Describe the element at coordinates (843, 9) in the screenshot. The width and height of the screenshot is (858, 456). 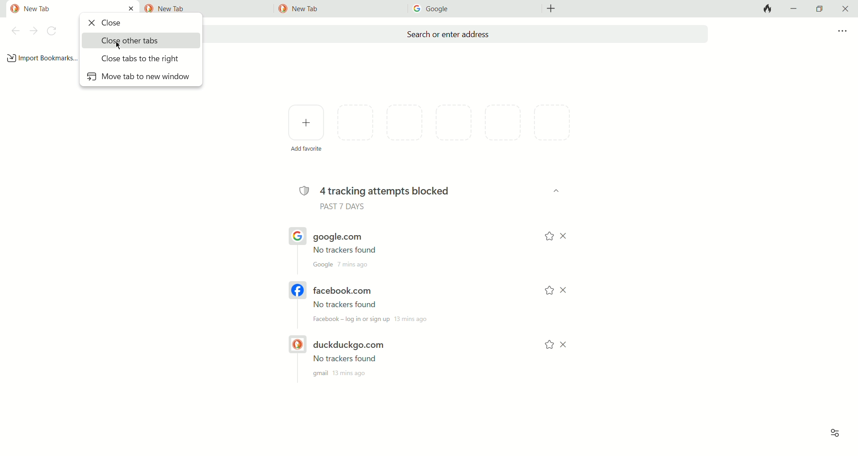
I see `close` at that location.